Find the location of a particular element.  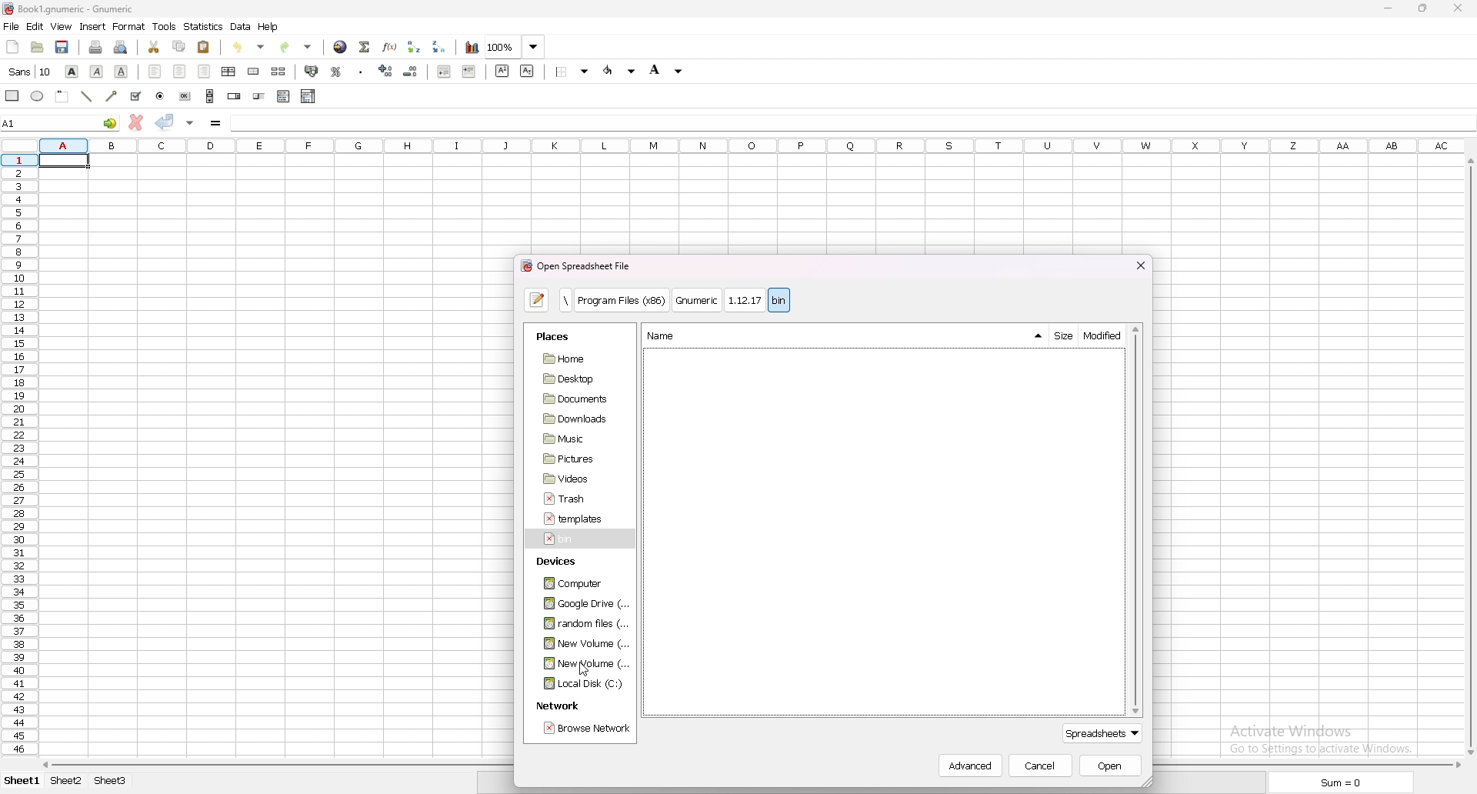

rectangle is located at coordinates (12, 96).